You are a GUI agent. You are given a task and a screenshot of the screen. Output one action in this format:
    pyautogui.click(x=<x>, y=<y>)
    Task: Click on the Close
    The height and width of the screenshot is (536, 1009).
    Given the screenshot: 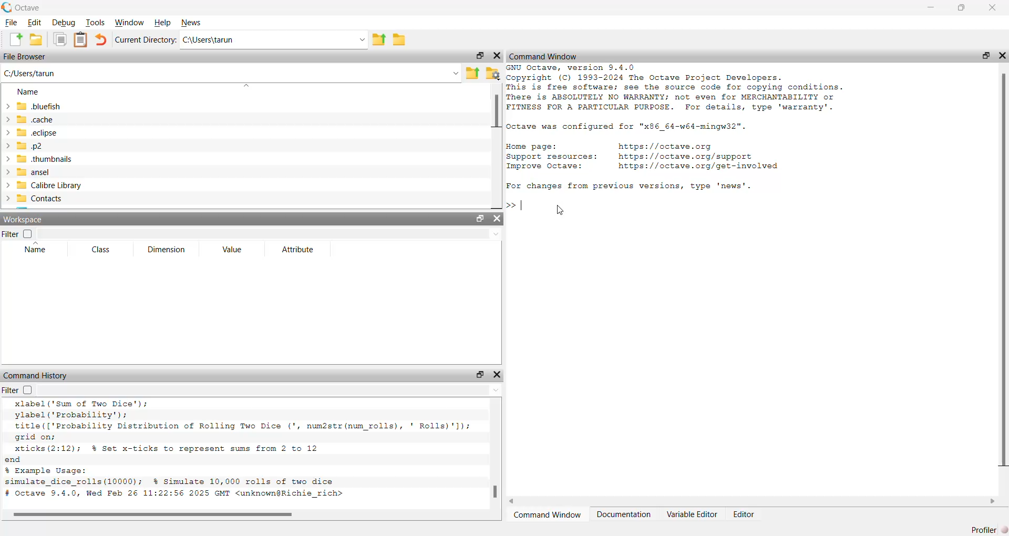 What is the action you would take?
    pyautogui.click(x=498, y=219)
    